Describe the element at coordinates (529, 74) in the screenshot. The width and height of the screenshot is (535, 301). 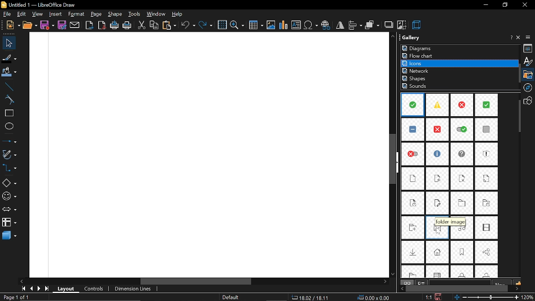
I see `gallery` at that location.